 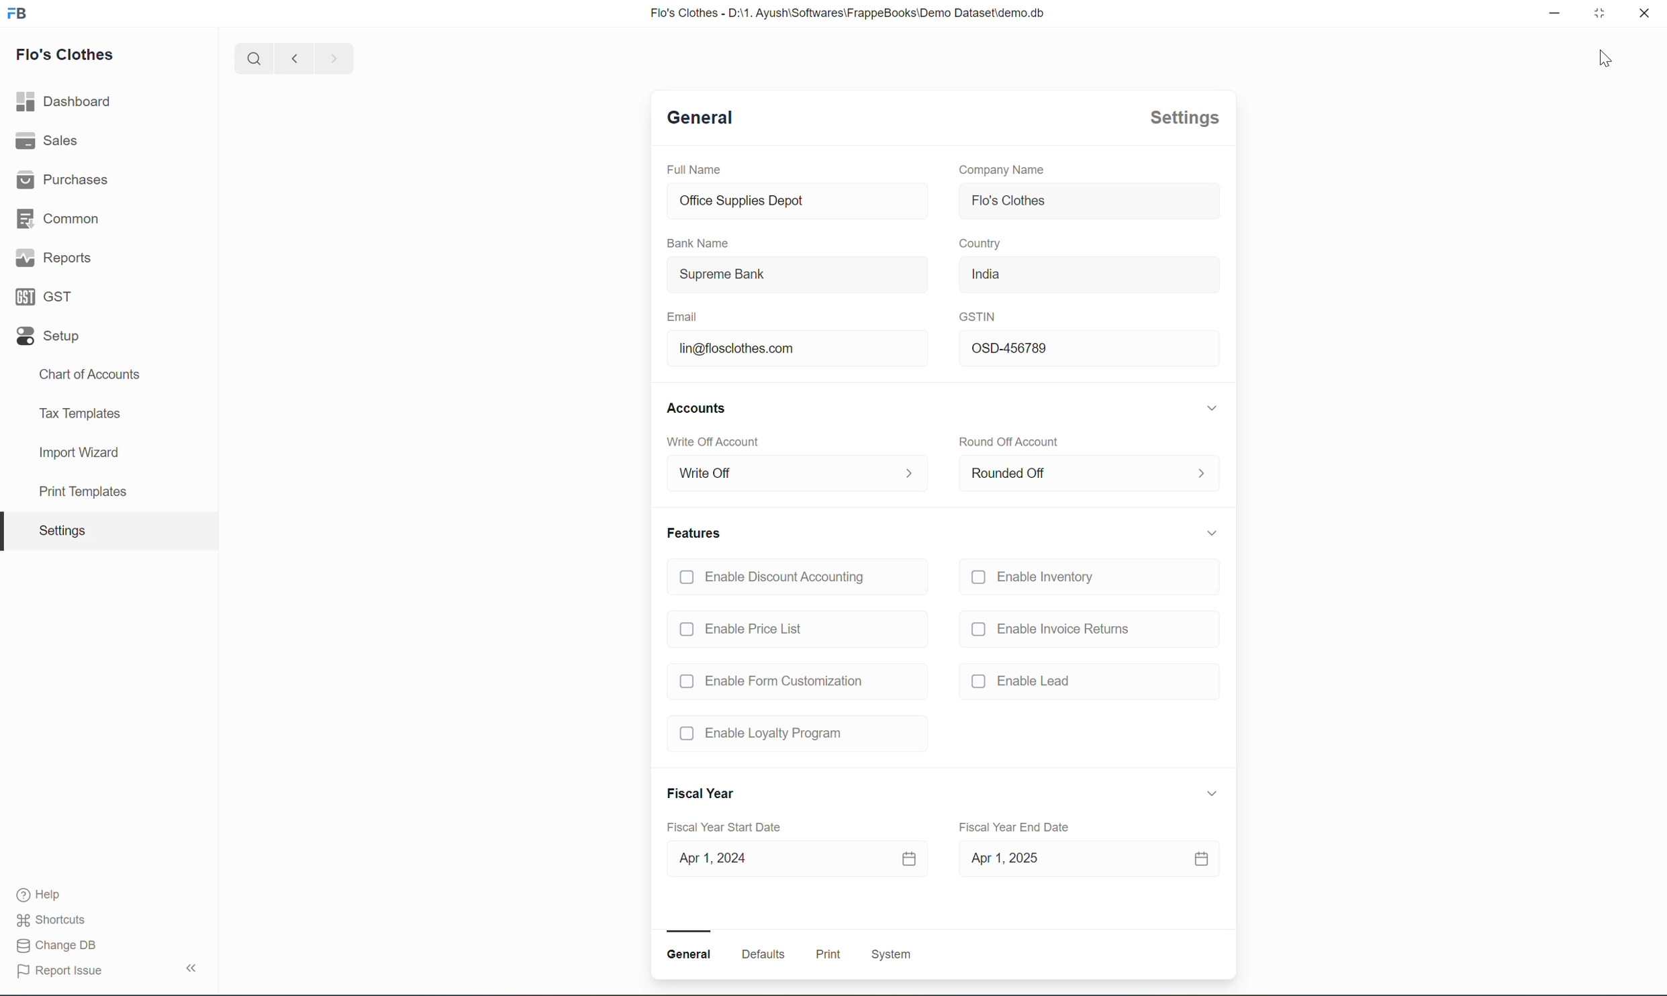 What do you see at coordinates (1038, 579) in the screenshot?
I see `Enable Inventory` at bounding box center [1038, 579].